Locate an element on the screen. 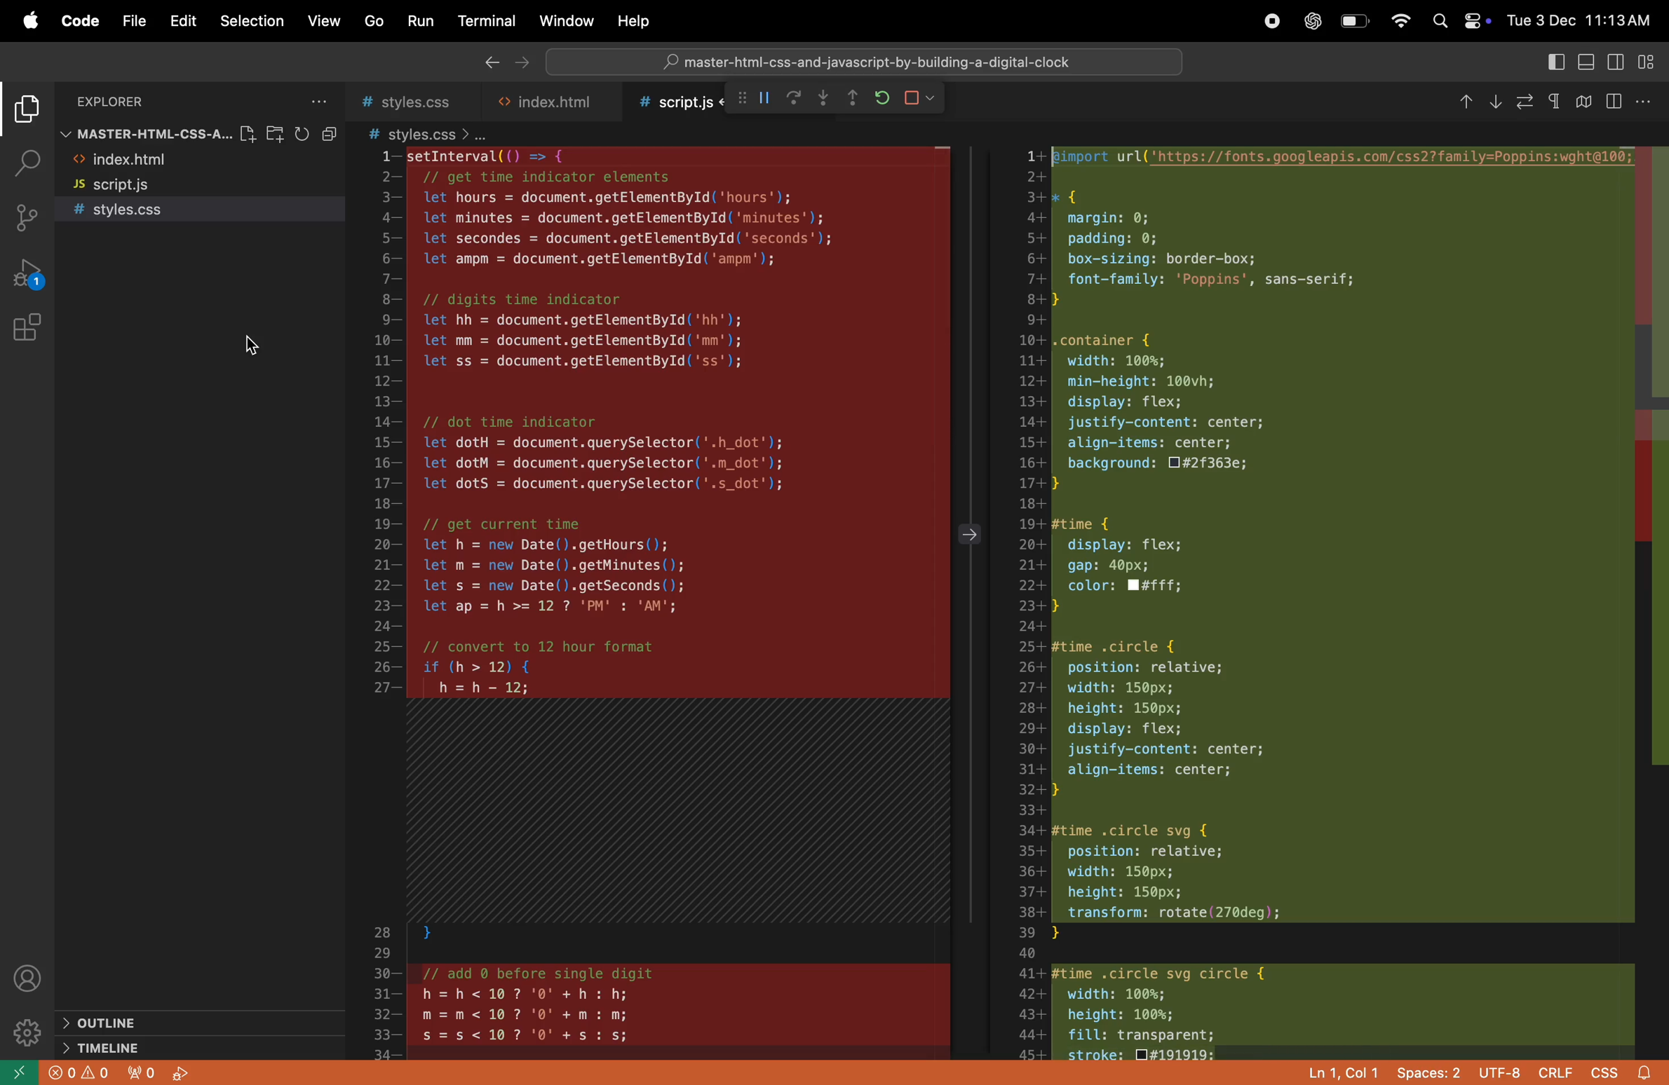  step out is located at coordinates (853, 102).